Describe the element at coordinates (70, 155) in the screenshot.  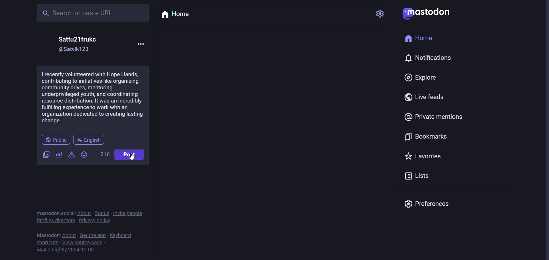
I see `content  warning` at that location.